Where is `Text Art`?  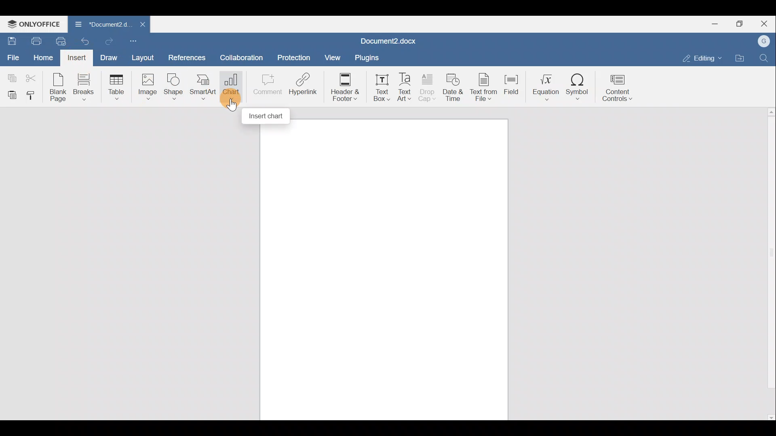 Text Art is located at coordinates (405, 86).